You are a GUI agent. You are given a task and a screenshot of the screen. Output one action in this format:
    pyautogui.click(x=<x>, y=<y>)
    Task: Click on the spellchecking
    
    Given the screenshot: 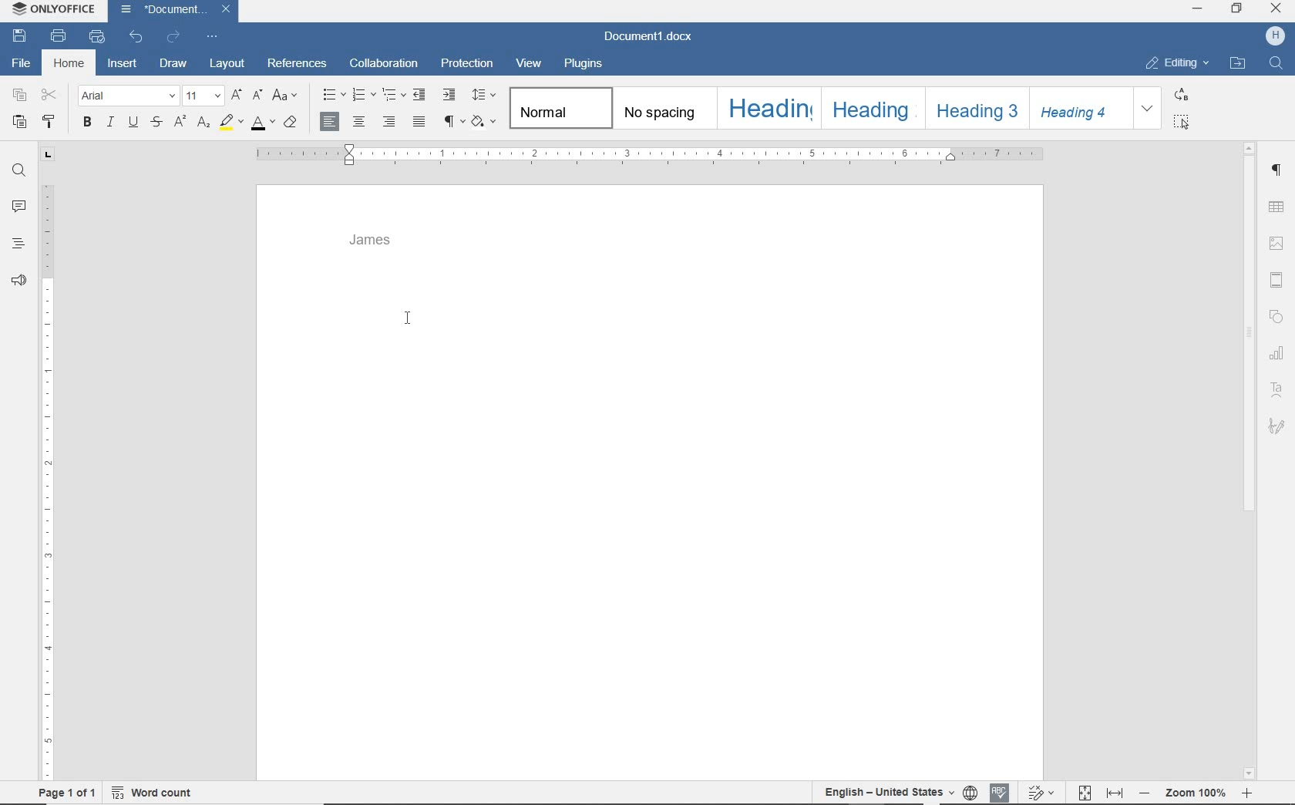 What is the action you would take?
    pyautogui.click(x=998, y=792)
    